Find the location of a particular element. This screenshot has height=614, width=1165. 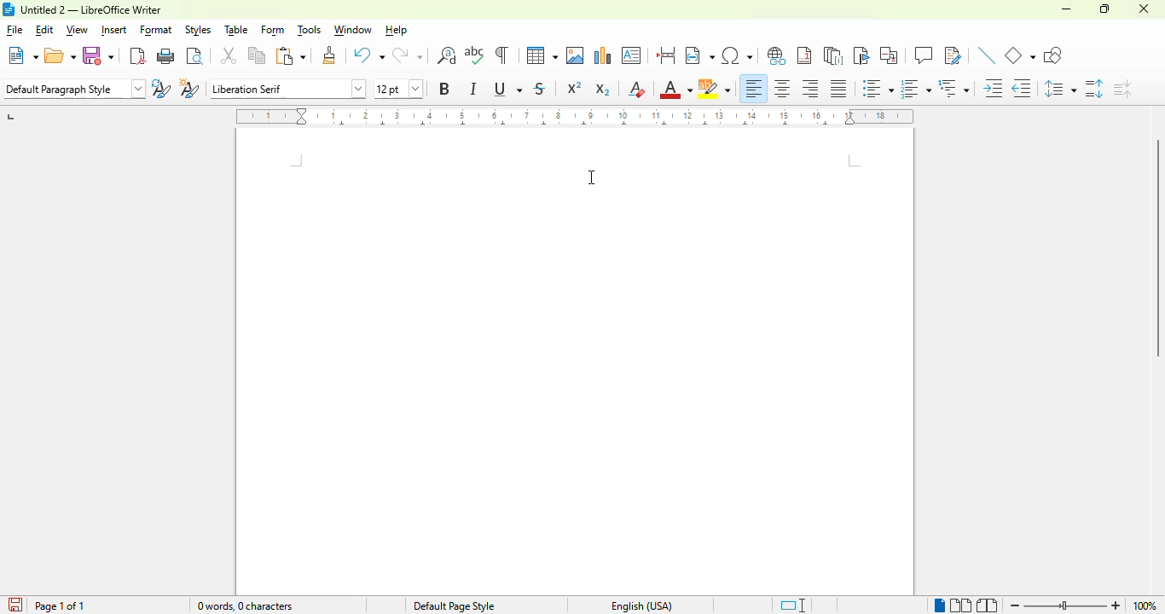

insert comment is located at coordinates (924, 55).